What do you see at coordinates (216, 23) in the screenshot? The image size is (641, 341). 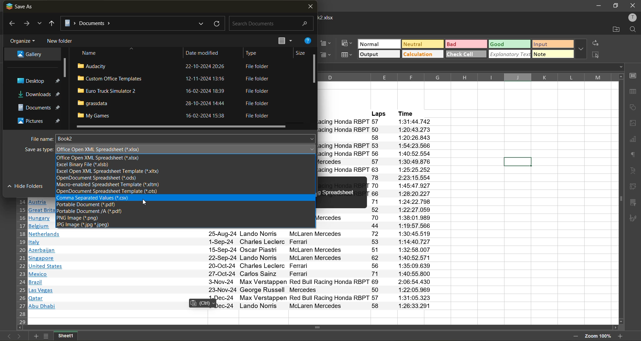 I see `refresh` at bounding box center [216, 23].